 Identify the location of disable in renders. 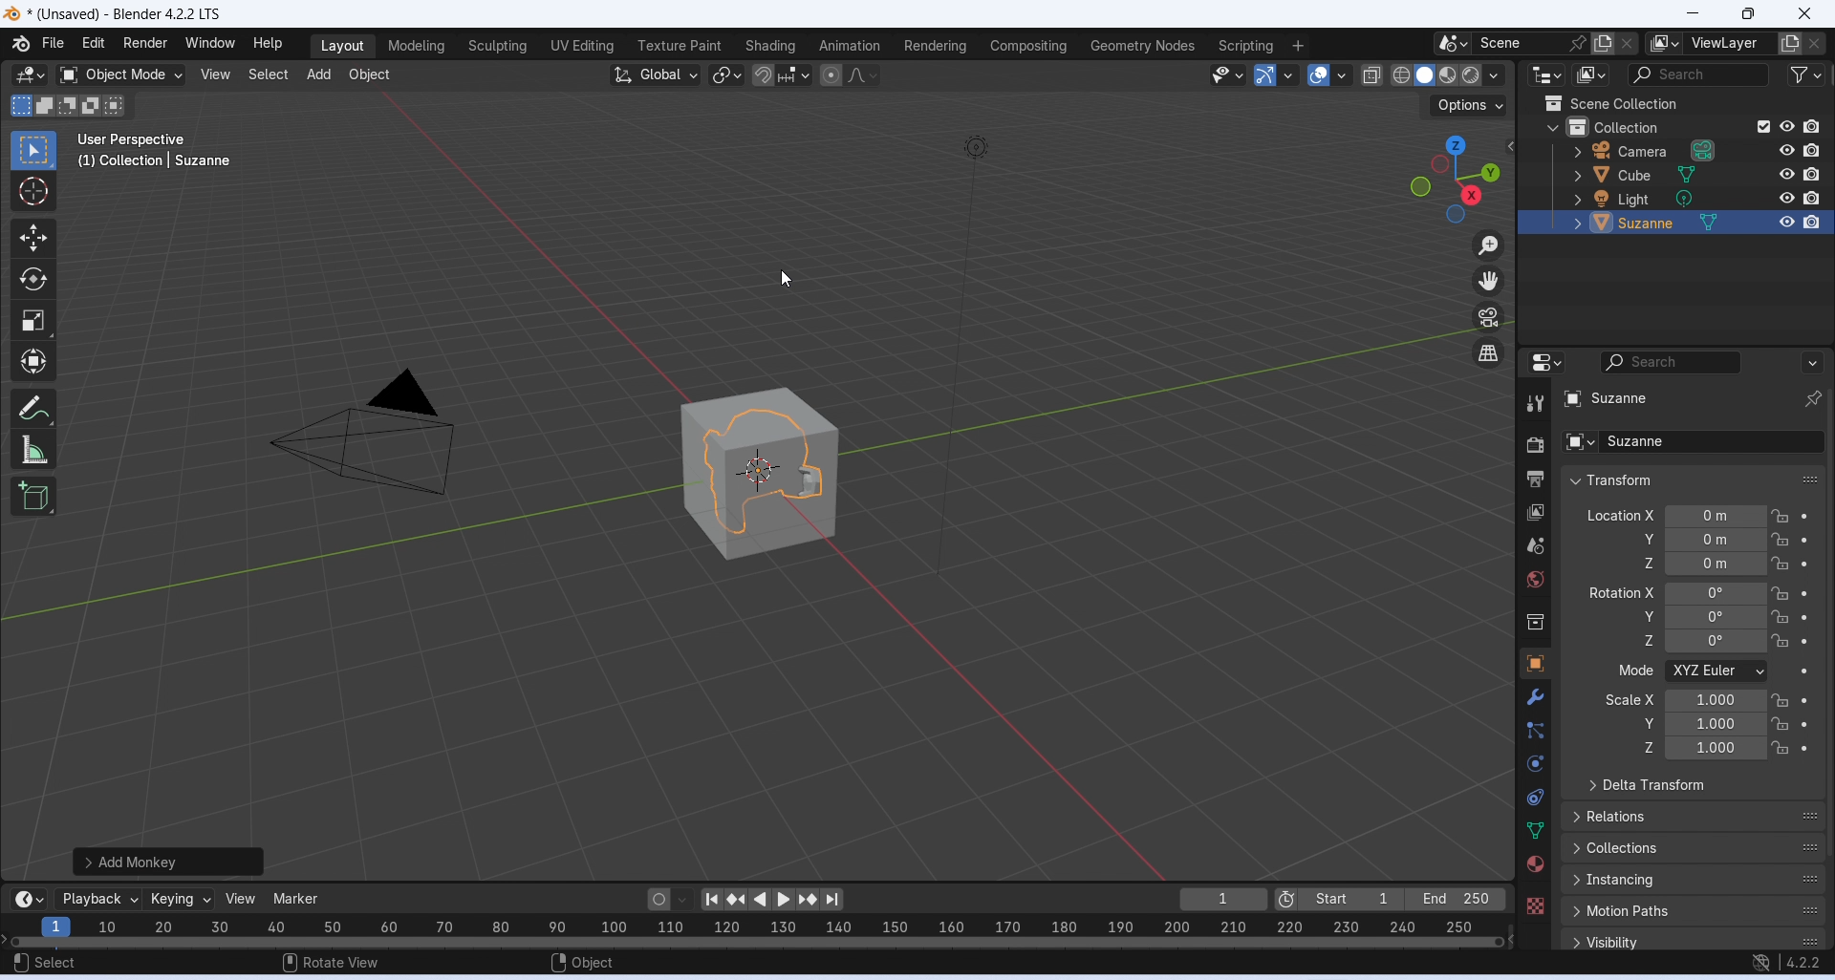
(1812, 127).